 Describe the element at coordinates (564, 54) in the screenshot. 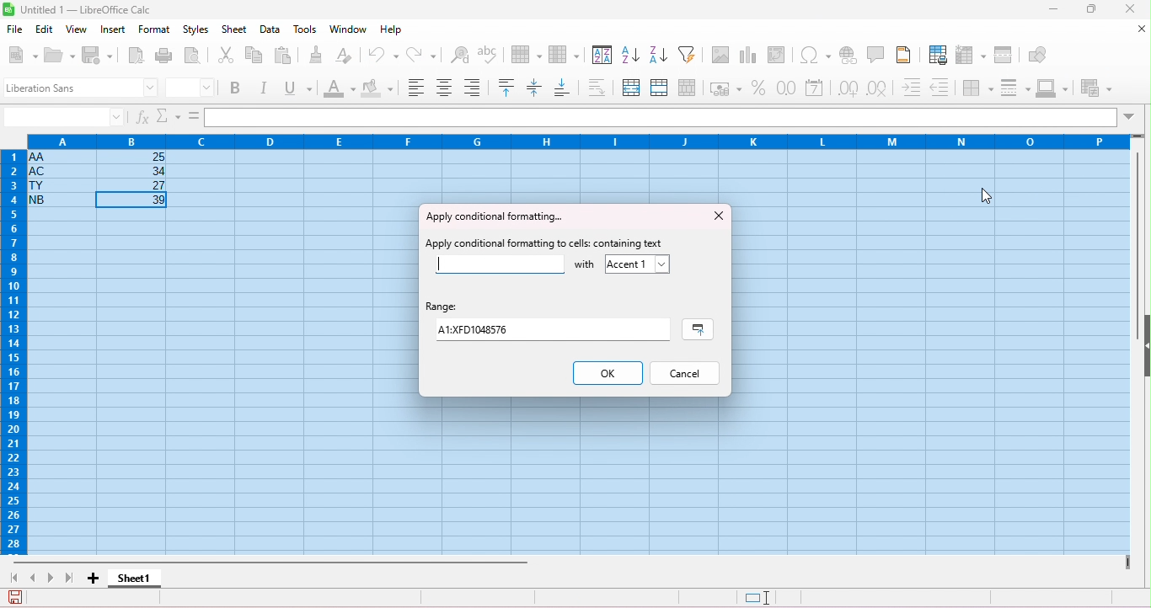

I see `column` at that location.